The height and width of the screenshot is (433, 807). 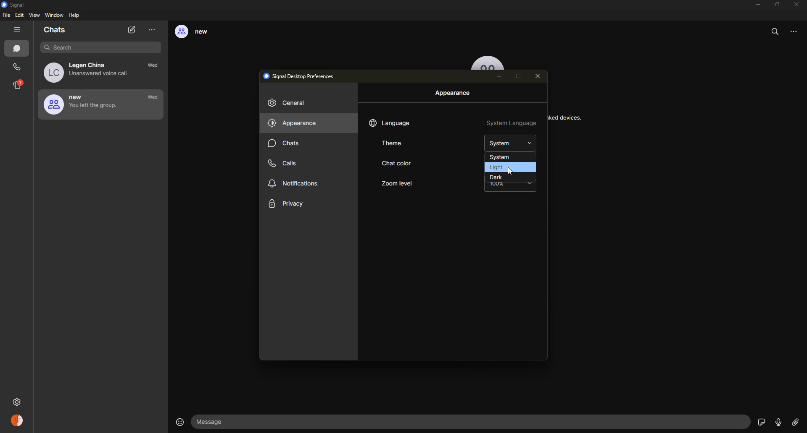 What do you see at coordinates (511, 142) in the screenshot?
I see `System` at bounding box center [511, 142].